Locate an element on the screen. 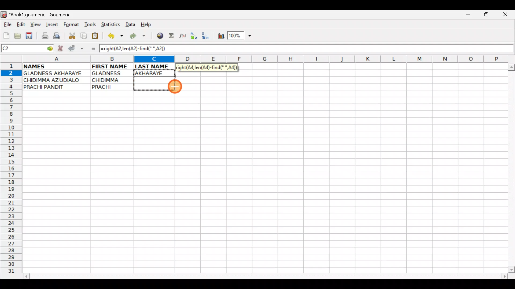  go to is located at coordinates (49, 48).